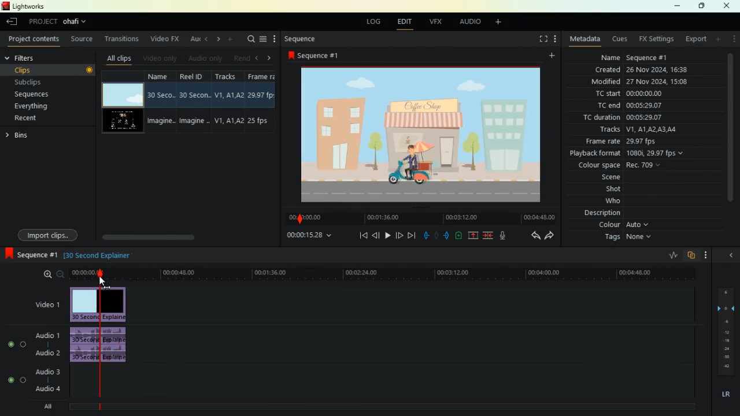 The width and height of the screenshot is (740, 416). Describe the element at coordinates (586, 38) in the screenshot. I see `metadata` at that location.